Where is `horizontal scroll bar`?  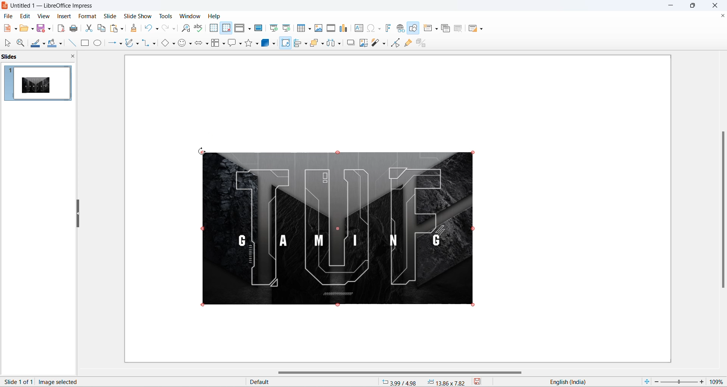 horizontal scroll bar is located at coordinates (402, 373).